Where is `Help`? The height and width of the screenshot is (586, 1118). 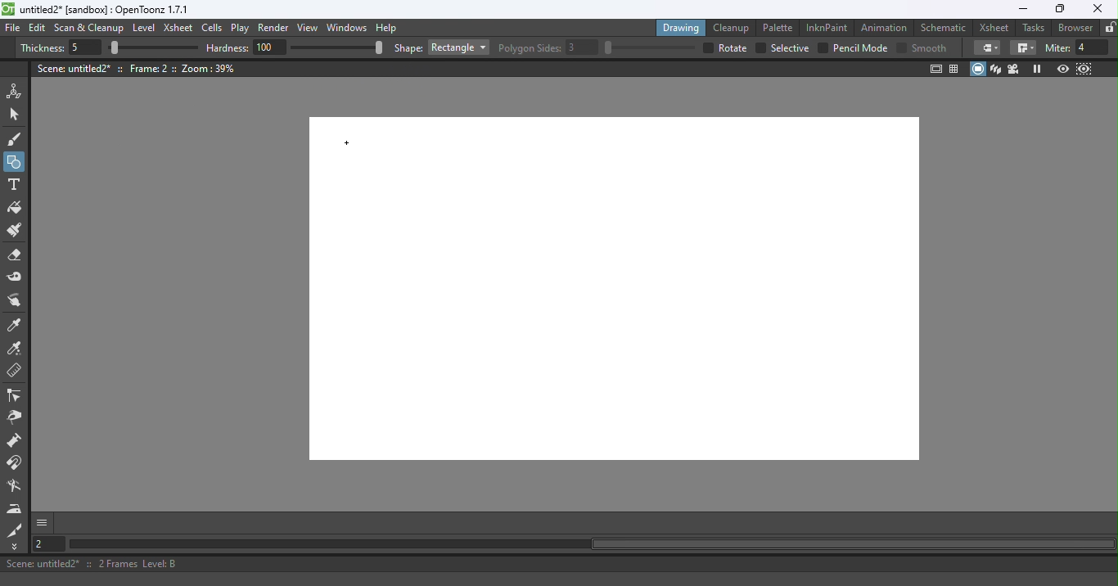
Help is located at coordinates (389, 27).